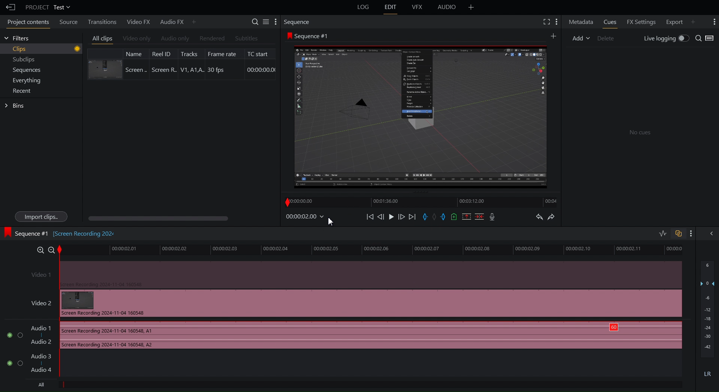 This screenshot has width=719, height=392. What do you see at coordinates (708, 321) in the screenshot?
I see `Audio Level` at bounding box center [708, 321].